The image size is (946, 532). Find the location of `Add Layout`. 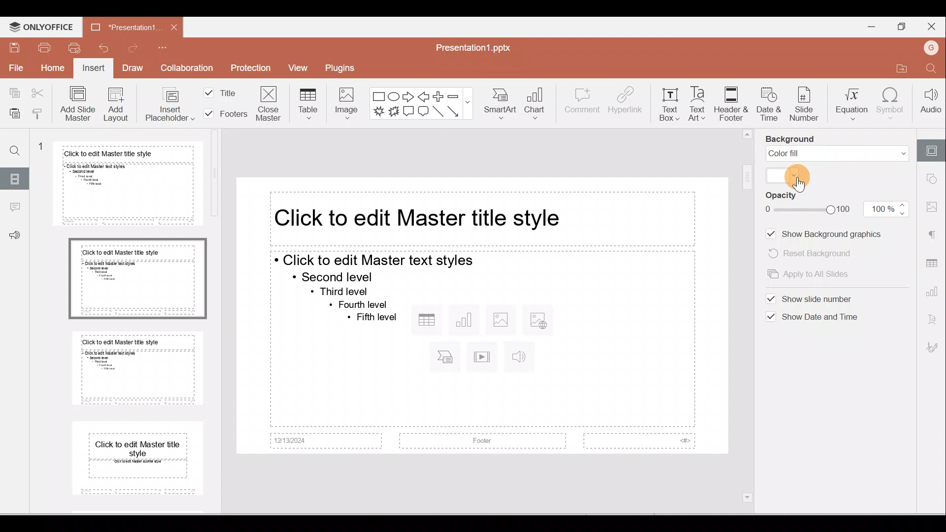

Add Layout is located at coordinates (116, 104).